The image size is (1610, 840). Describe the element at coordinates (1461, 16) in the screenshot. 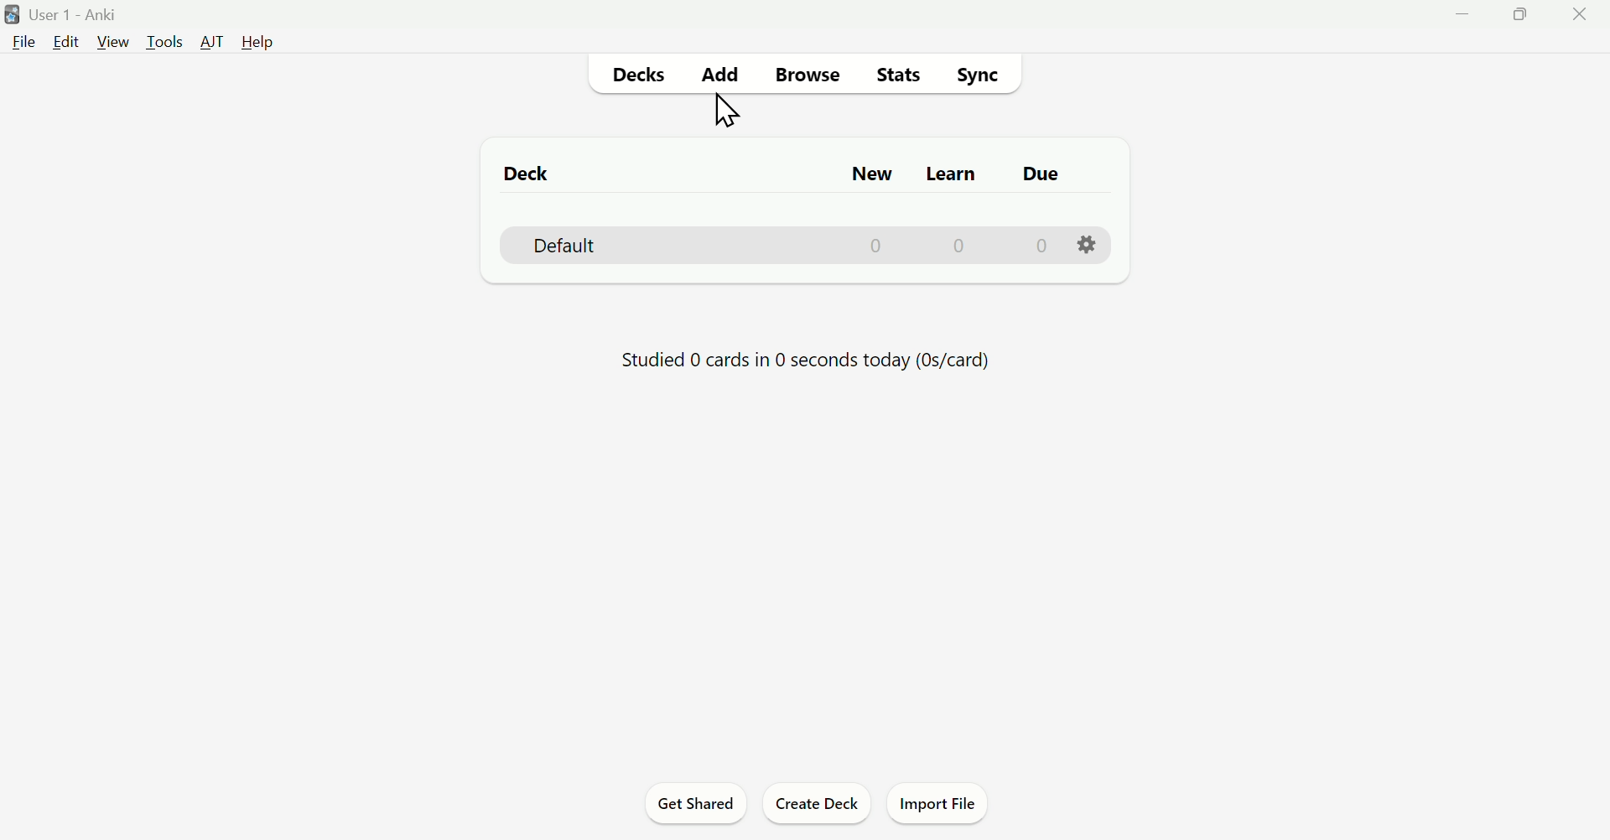

I see `minimize` at that location.